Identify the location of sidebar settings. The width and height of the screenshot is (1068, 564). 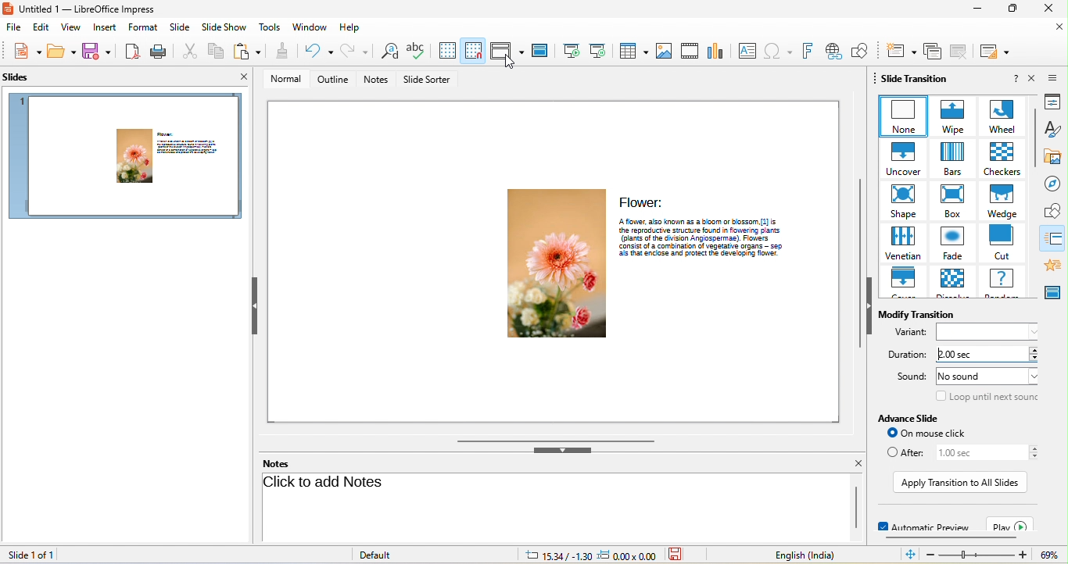
(1056, 77).